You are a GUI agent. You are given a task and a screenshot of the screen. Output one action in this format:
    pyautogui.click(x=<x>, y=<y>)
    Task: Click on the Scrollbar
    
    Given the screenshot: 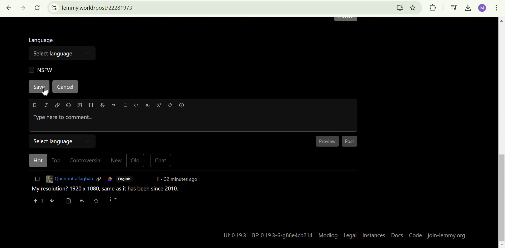 What is the action you would take?
    pyautogui.click(x=501, y=132)
    